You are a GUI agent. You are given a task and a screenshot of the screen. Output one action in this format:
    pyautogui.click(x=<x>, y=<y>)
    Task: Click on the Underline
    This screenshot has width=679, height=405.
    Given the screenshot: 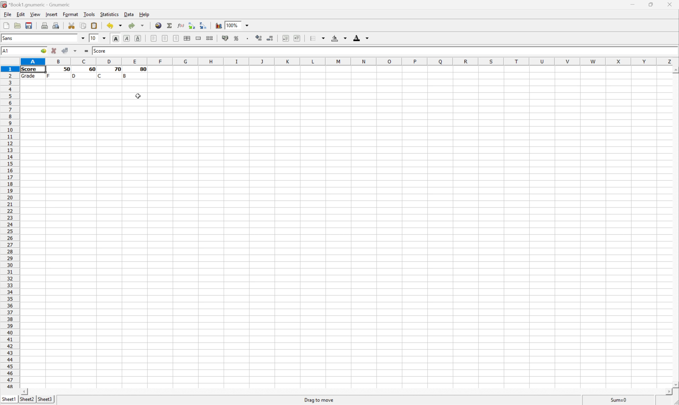 What is the action you would take?
    pyautogui.click(x=137, y=38)
    